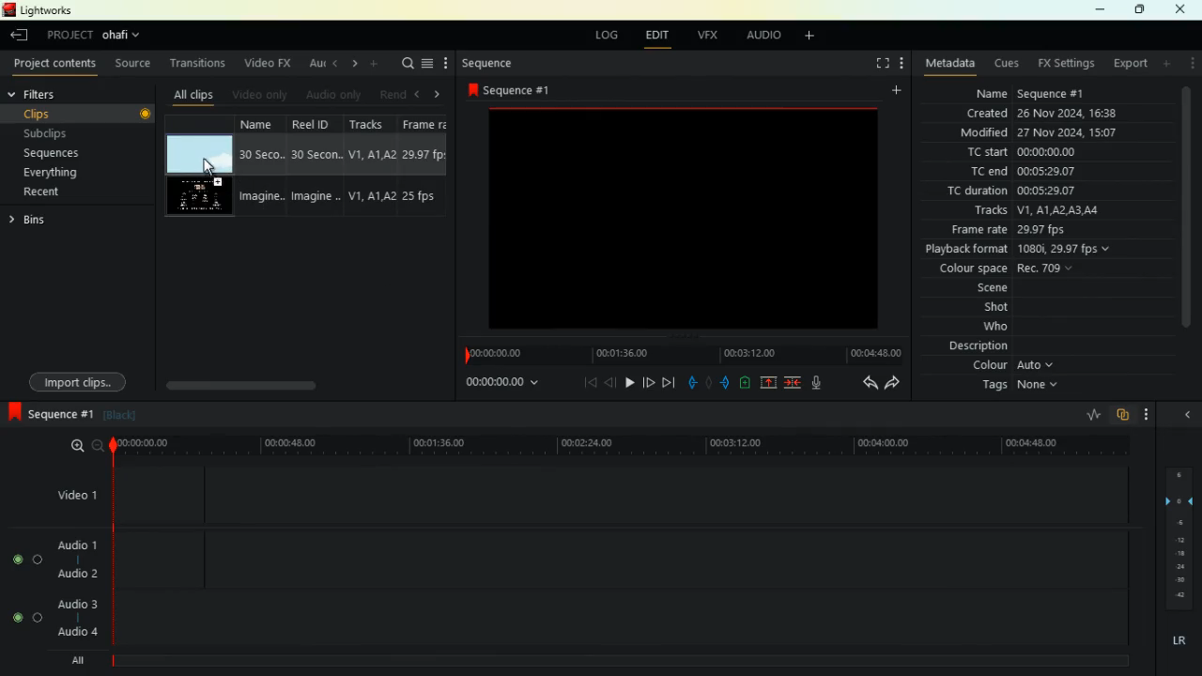  Describe the element at coordinates (691, 384) in the screenshot. I see `pull` at that location.